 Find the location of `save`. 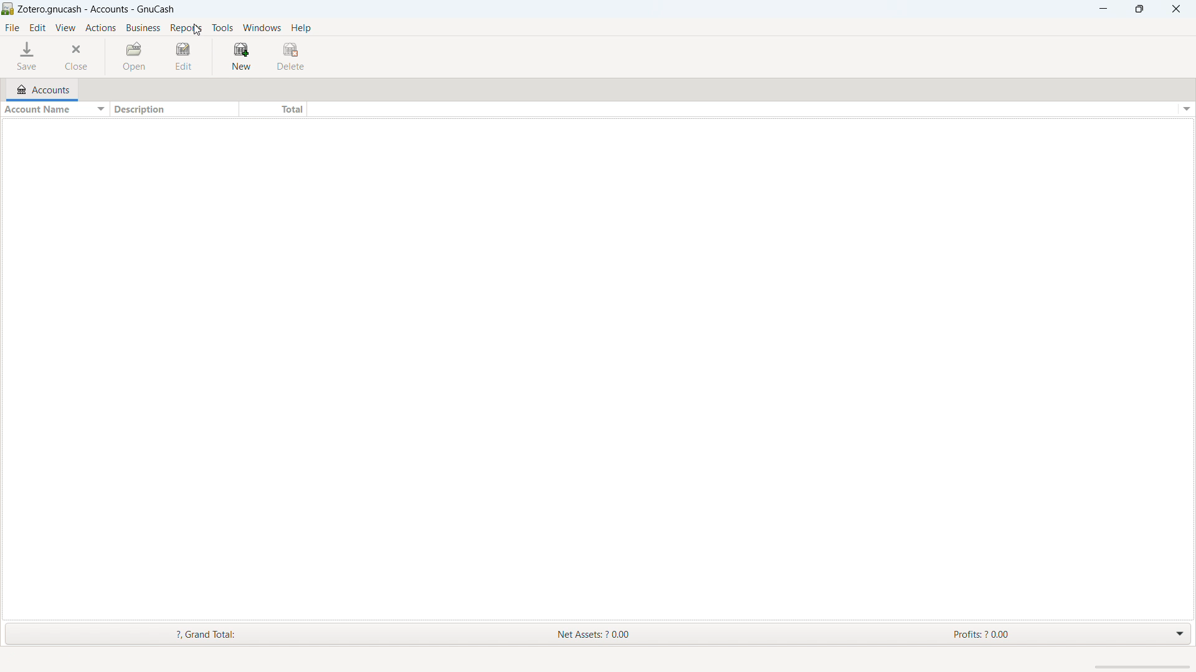

save is located at coordinates (27, 57).